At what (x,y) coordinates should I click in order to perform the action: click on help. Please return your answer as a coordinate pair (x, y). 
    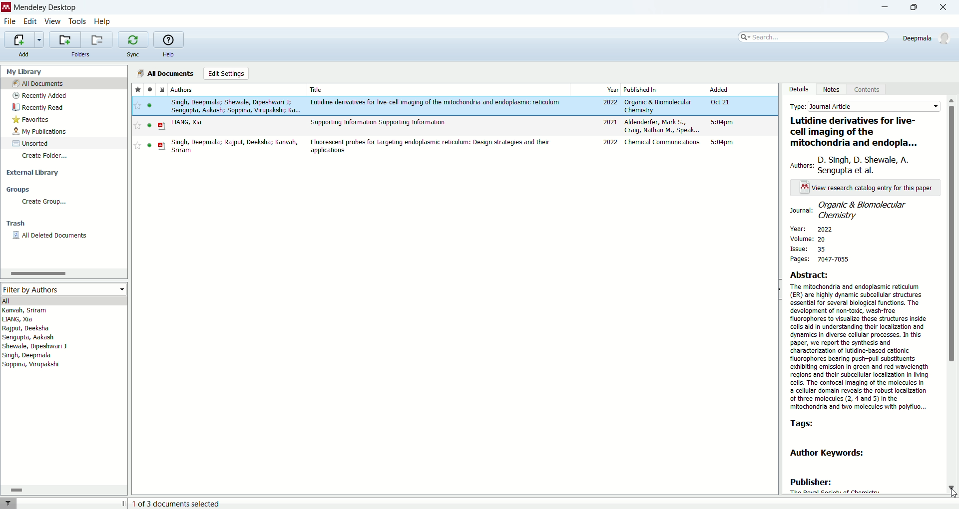
    Looking at the image, I should click on (102, 22).